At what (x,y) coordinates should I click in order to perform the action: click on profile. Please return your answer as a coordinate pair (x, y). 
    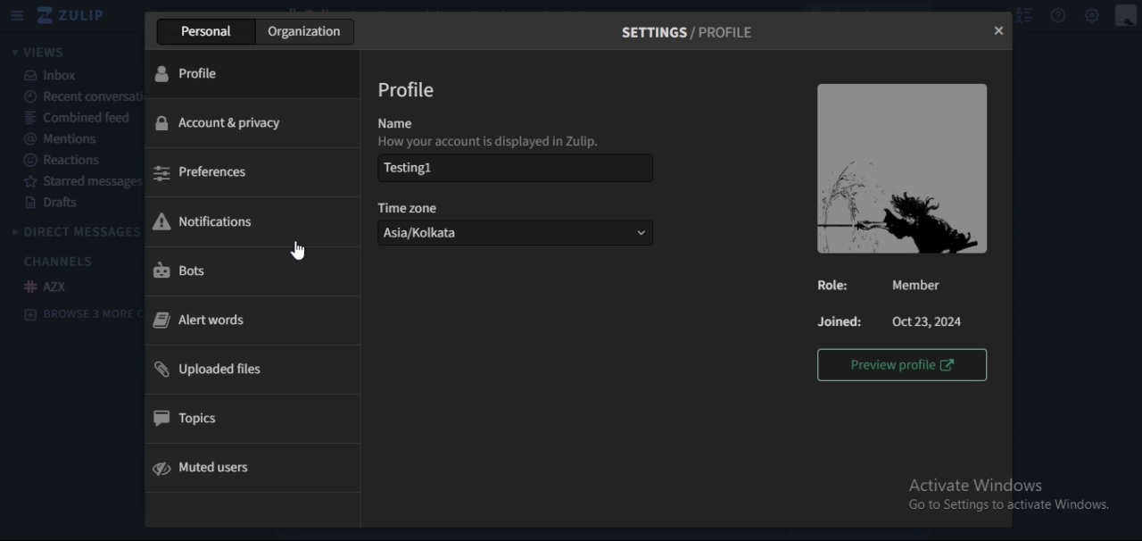
    Looking at the image, I should click on (186, 74).